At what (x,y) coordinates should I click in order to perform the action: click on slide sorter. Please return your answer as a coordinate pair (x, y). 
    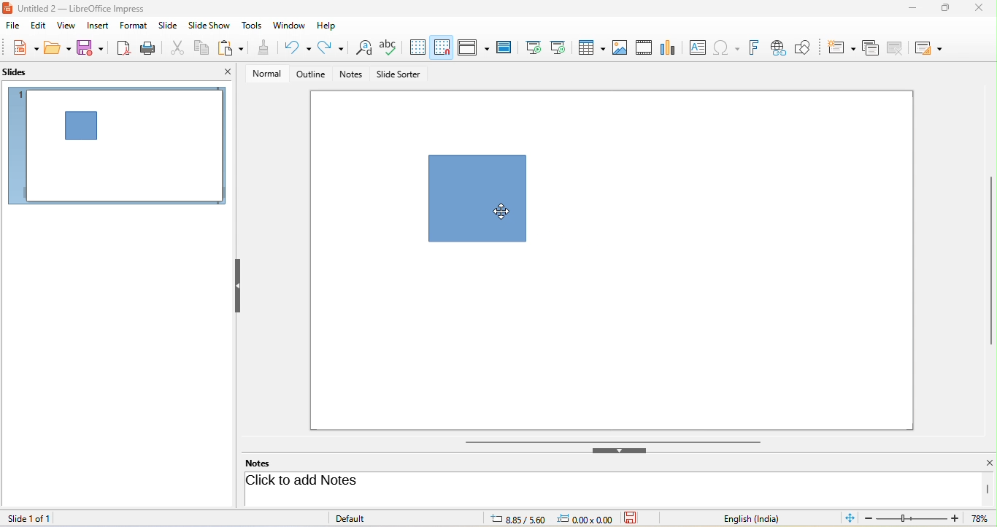
    Looking at the image, I should click on (399, 75).